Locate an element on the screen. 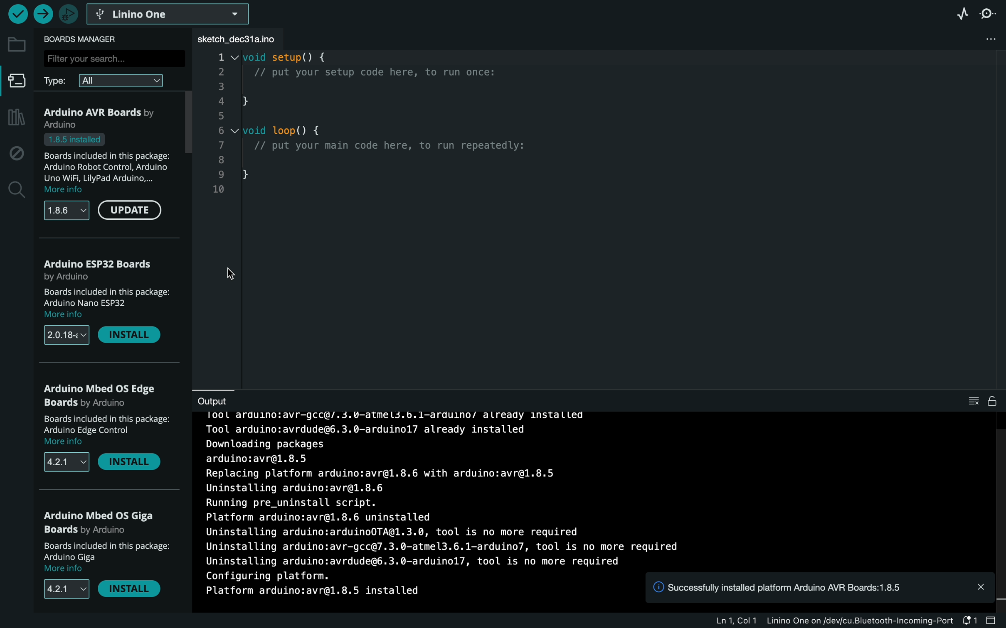  OS gIGA is located at coordinates (103, 522).